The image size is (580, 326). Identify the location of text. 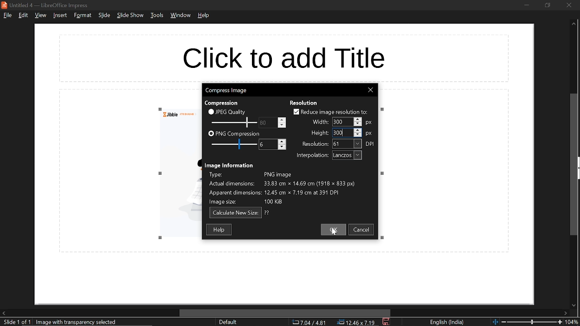
(320, 121).